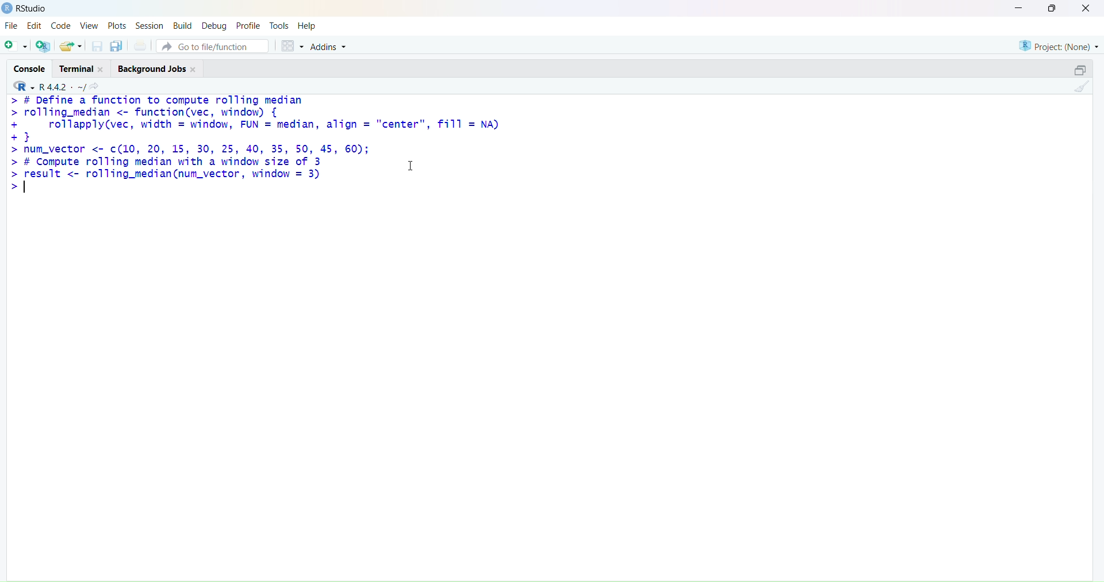 This screenshot has height=582, width=1104. Describe the element at coordinates (76, 69) in the screenshot. I see `terminal` at that location.